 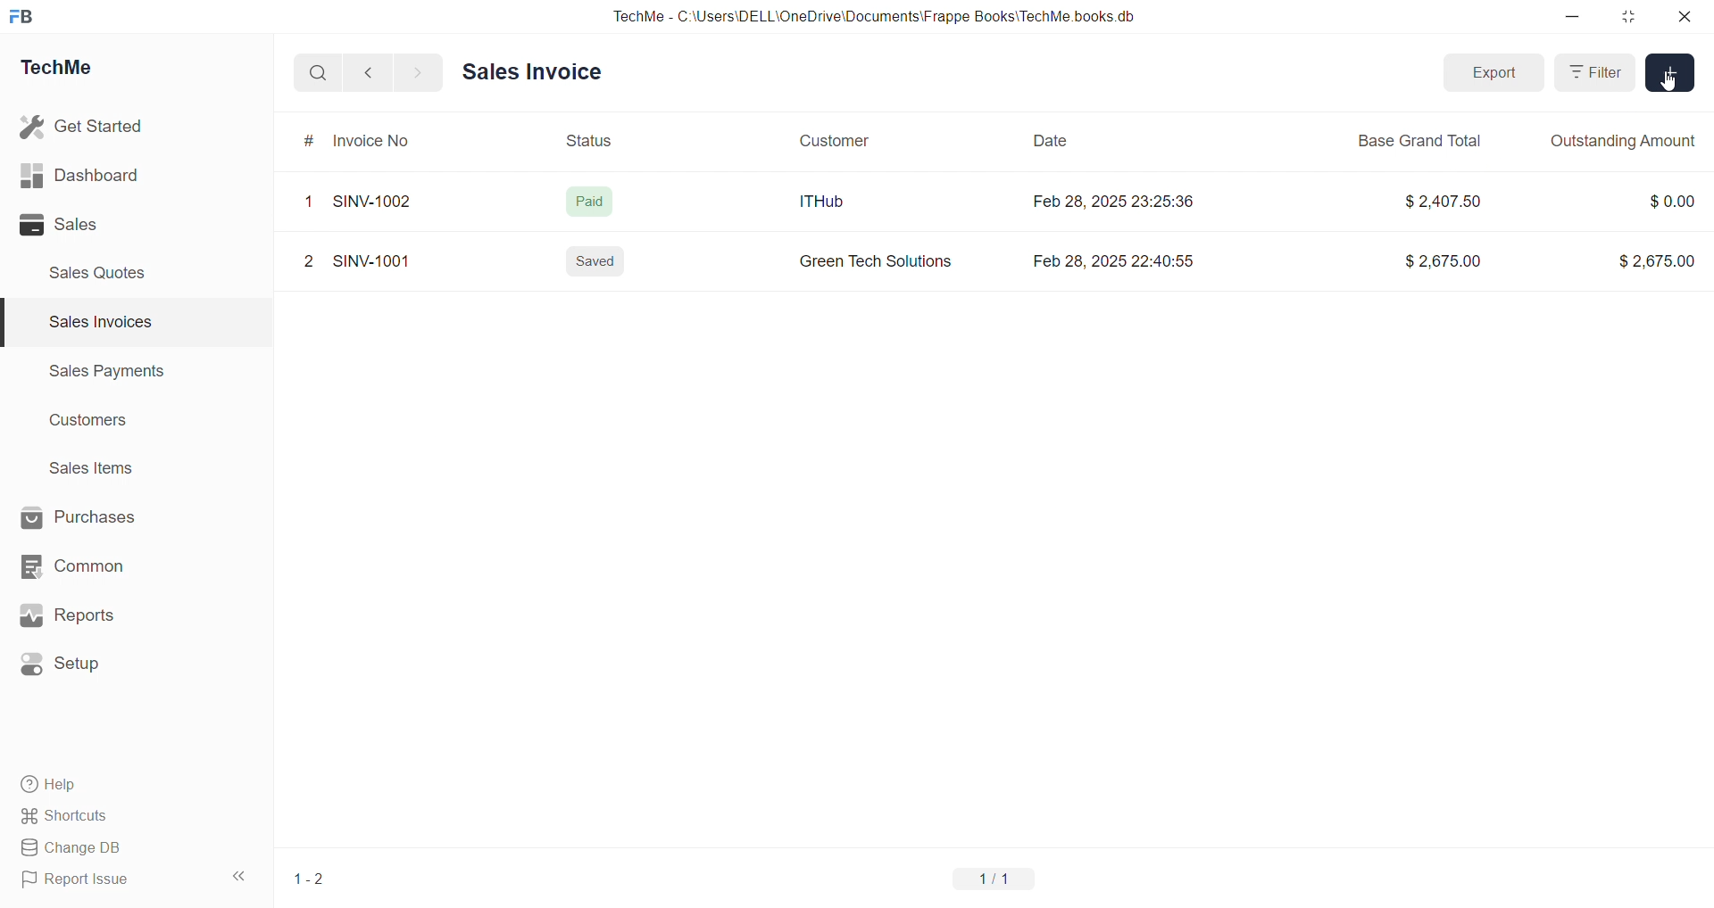 What do you see at coordinates (1448, 201) in the screenshot?
I see `$2407.50` at bounding box center [1448, 201].